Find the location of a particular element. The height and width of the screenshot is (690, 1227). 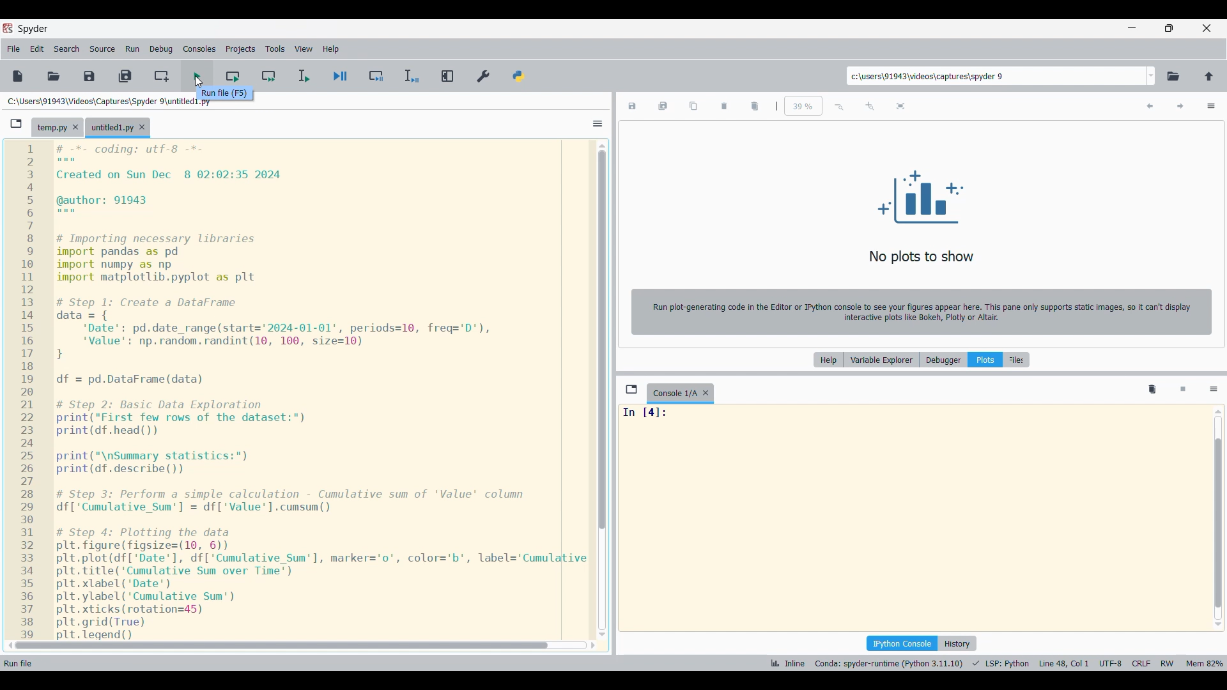

Run current cell is located at coordinates (235, 70).